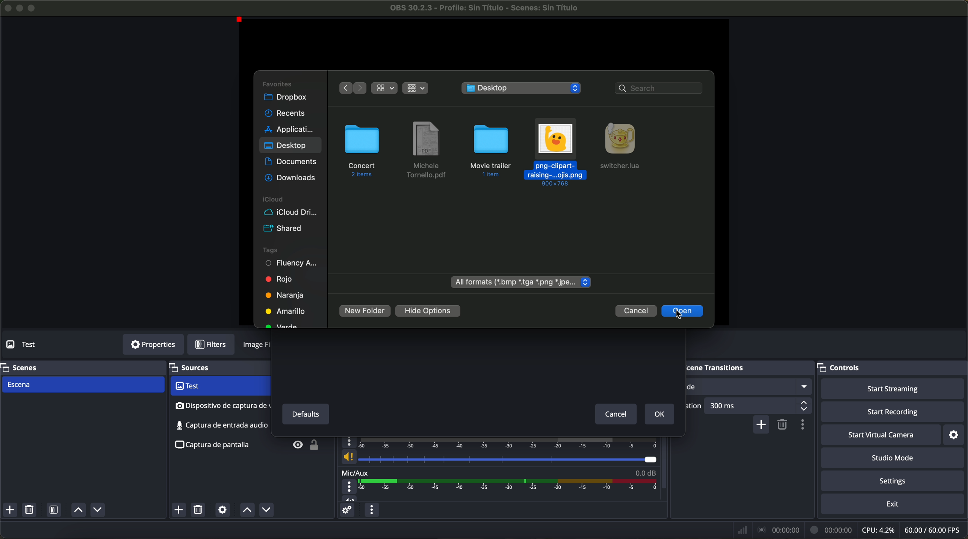  Describe the element at coordinates (39, 344) in the screenshot. I see `no source selected` at that location.